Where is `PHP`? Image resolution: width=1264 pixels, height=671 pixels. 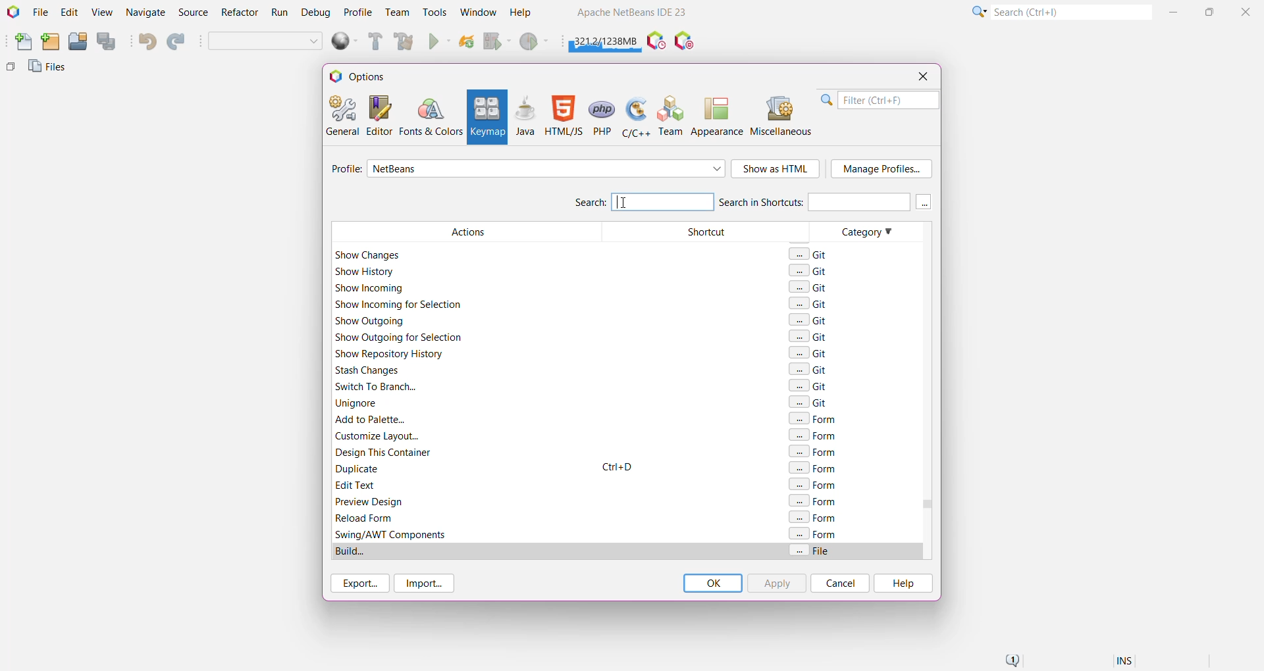 PHP is located at coordinates (603, 116).